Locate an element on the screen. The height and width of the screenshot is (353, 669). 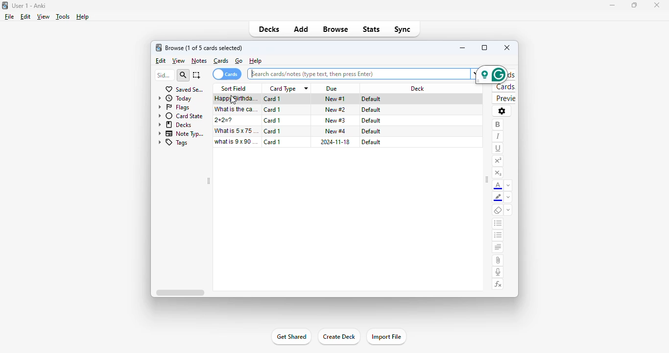
new #4 is located at coordinates (335, 130).